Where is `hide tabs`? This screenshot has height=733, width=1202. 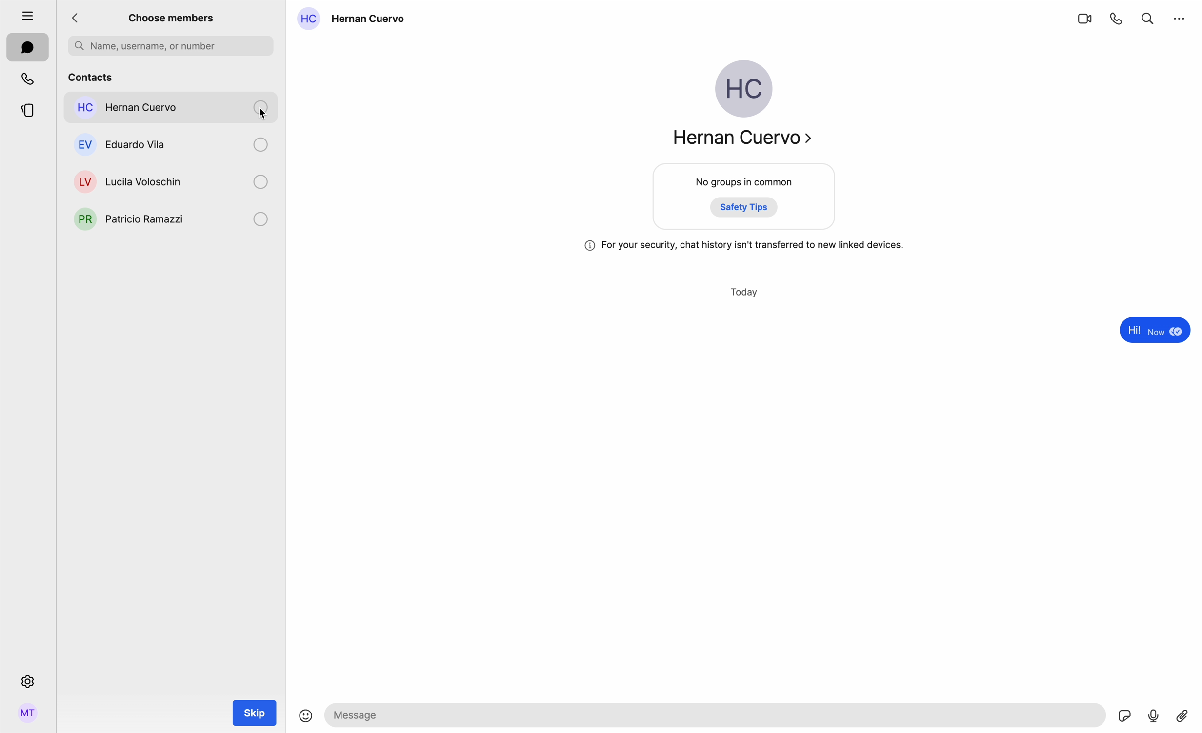
hide tabs is located at coordinates (22, 13).